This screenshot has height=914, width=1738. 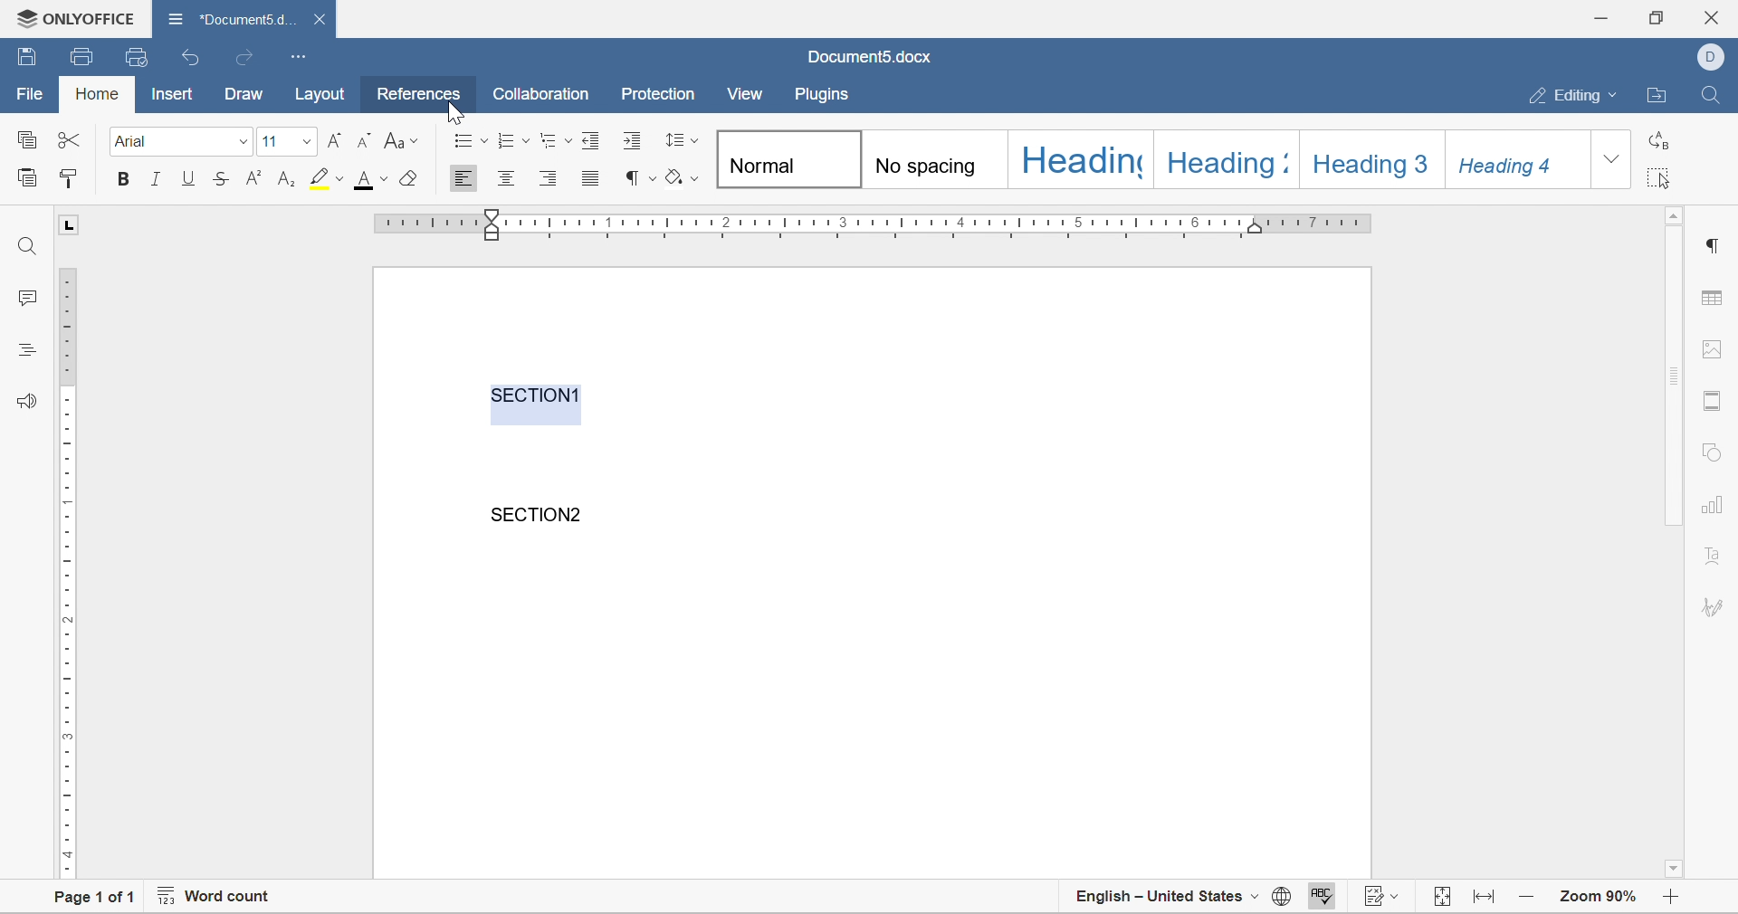 I want to click on file, so click(x=28, y=94).